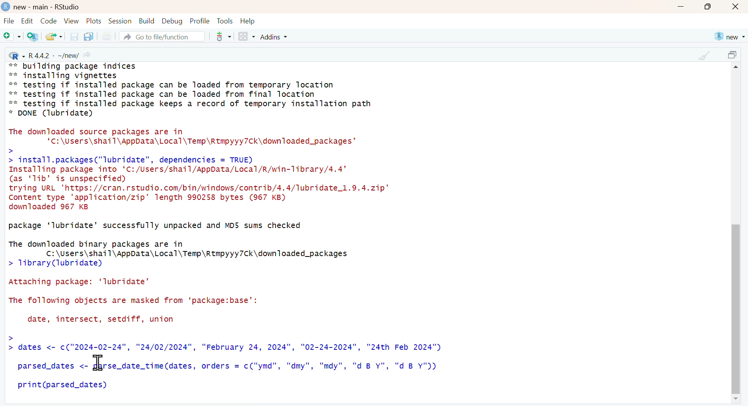 The width and height of the screenshot is (748, 406). I want to click on R 4.4.2 . ~/new/, so click(51, 55).